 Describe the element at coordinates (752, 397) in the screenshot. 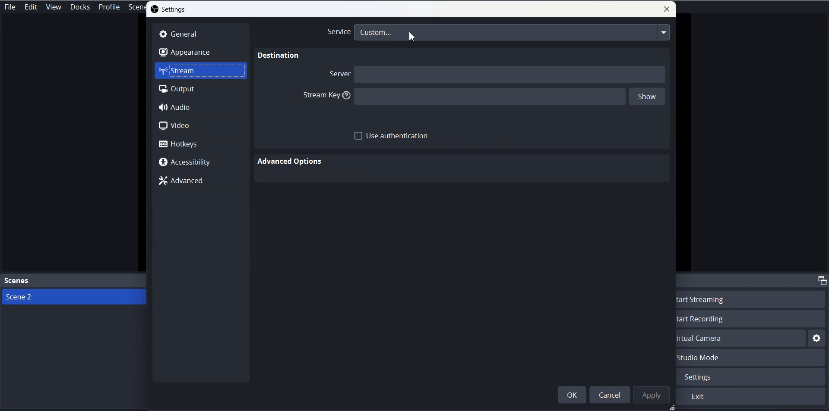

I see `Exit` at that location.